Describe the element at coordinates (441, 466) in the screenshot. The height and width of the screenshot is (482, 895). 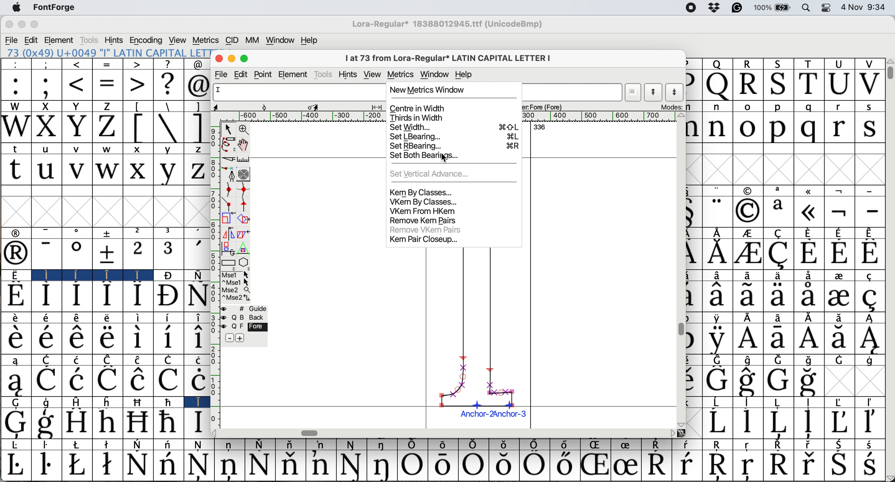
I see `Symbol` at that location.